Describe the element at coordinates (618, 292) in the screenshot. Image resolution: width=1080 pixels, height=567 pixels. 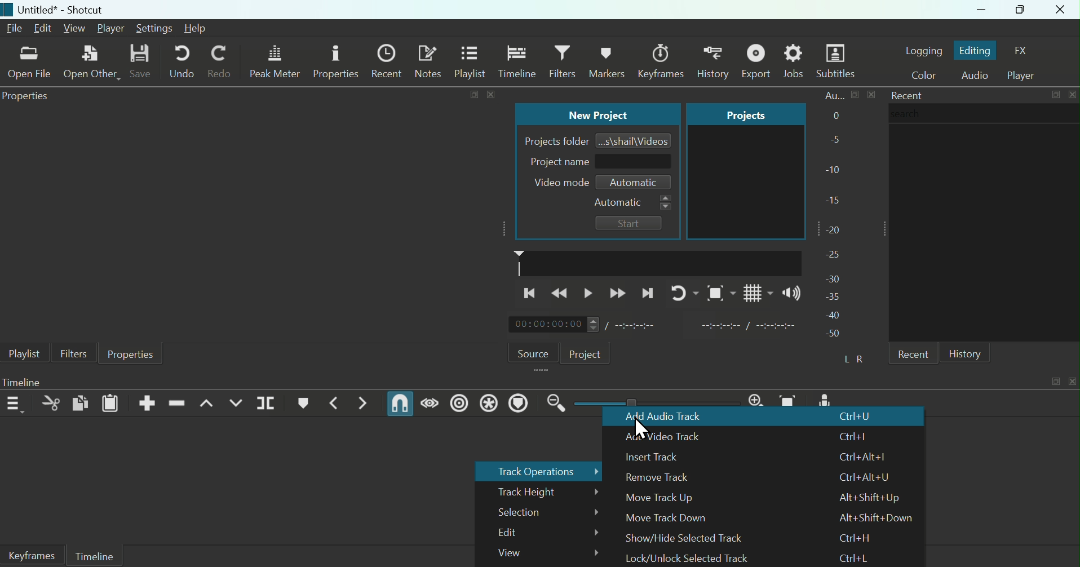
I see `Forward` at that location.